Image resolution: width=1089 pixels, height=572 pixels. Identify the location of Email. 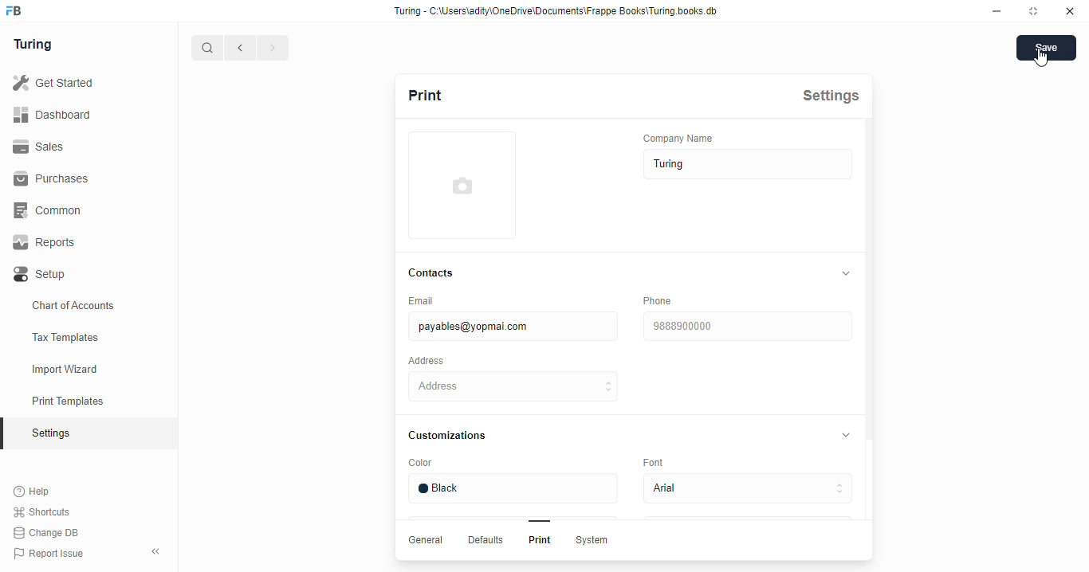
(428, 300).